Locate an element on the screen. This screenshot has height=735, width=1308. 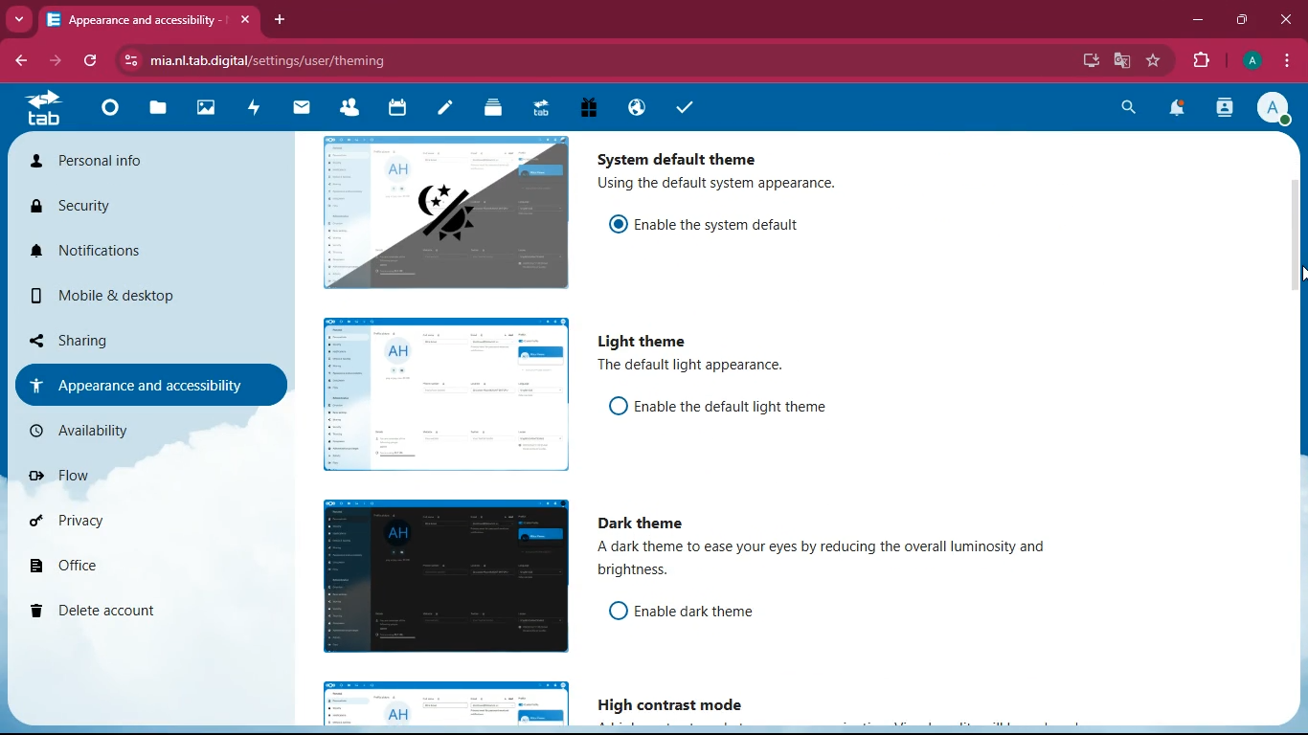
tab is located at coordinates (539, 106).